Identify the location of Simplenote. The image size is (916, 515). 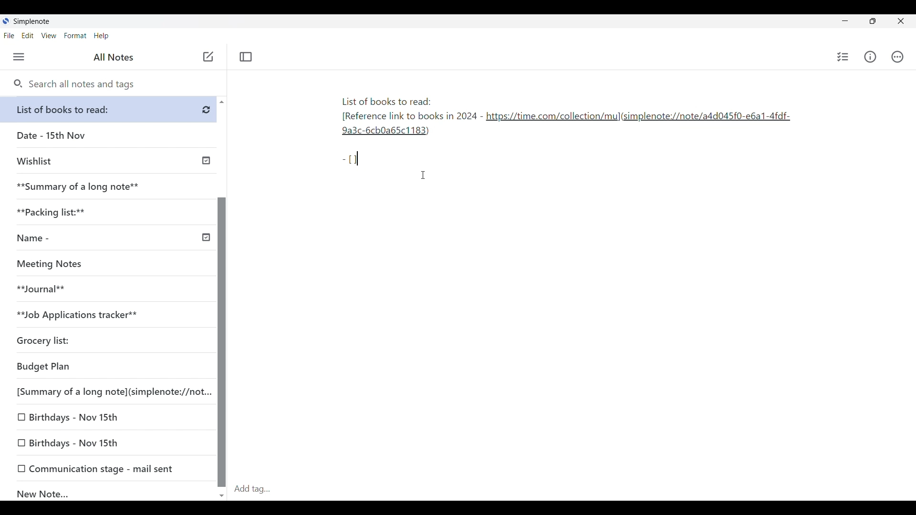
(31, 21).